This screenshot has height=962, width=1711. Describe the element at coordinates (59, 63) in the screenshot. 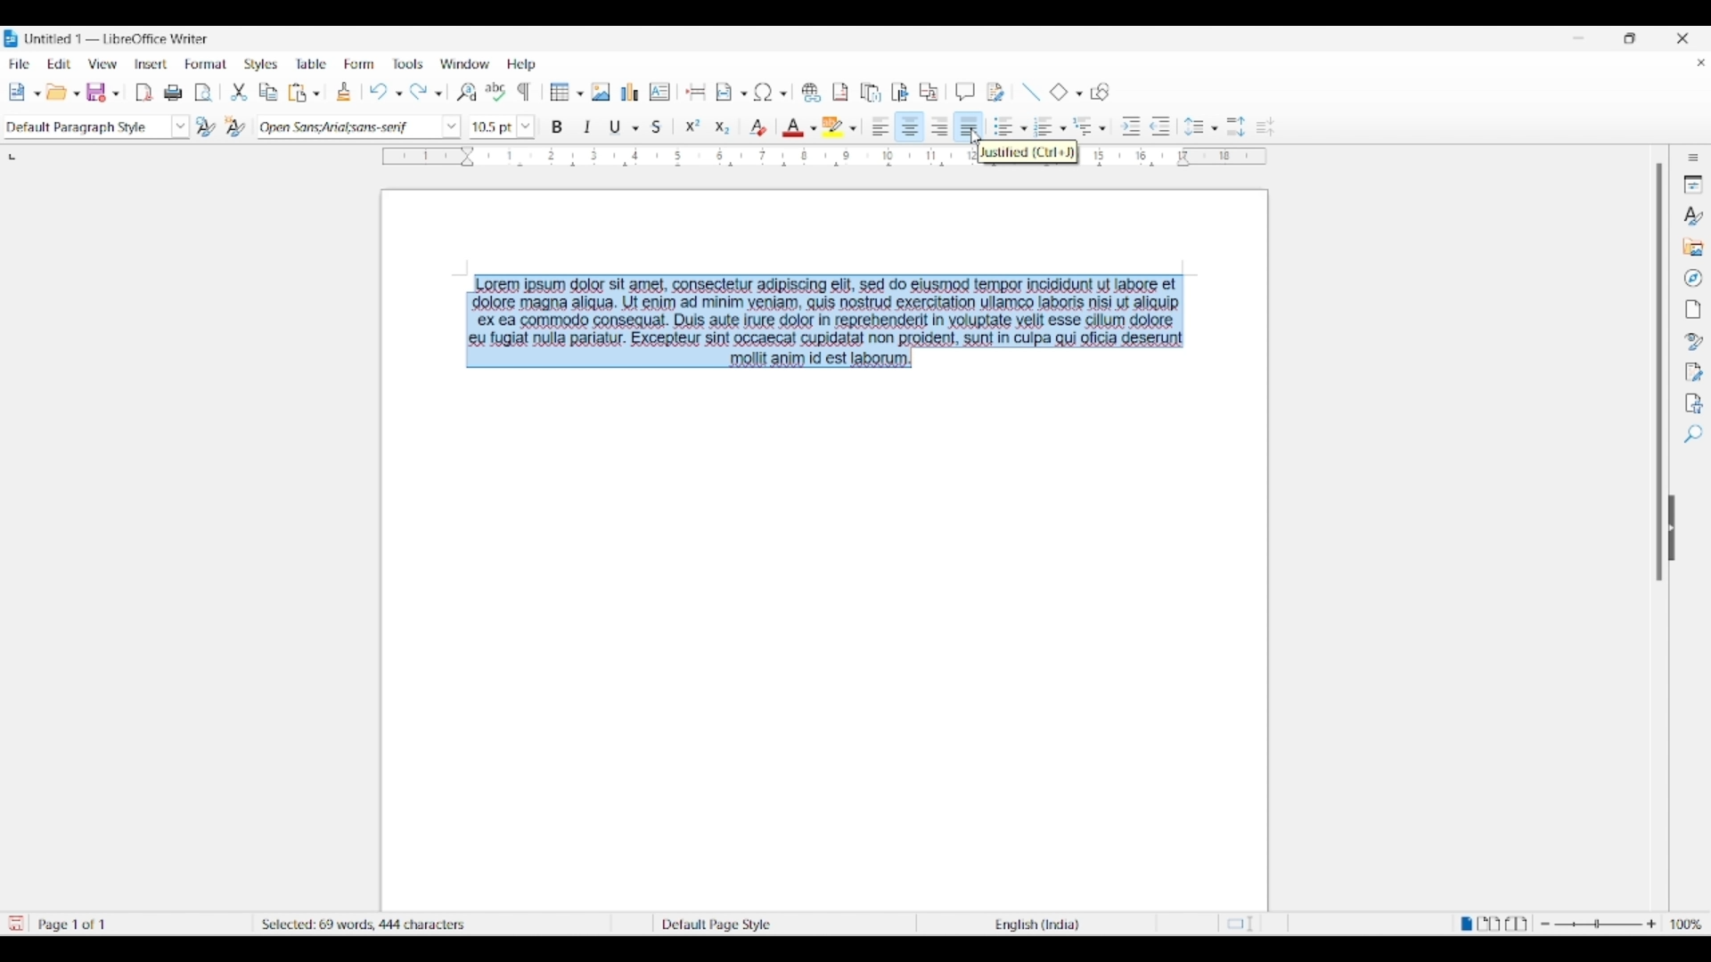

I see `Edit` at that location.